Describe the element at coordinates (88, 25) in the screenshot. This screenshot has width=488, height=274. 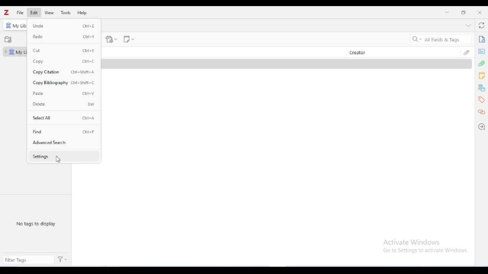
I see `ctrl+Z` at that location.